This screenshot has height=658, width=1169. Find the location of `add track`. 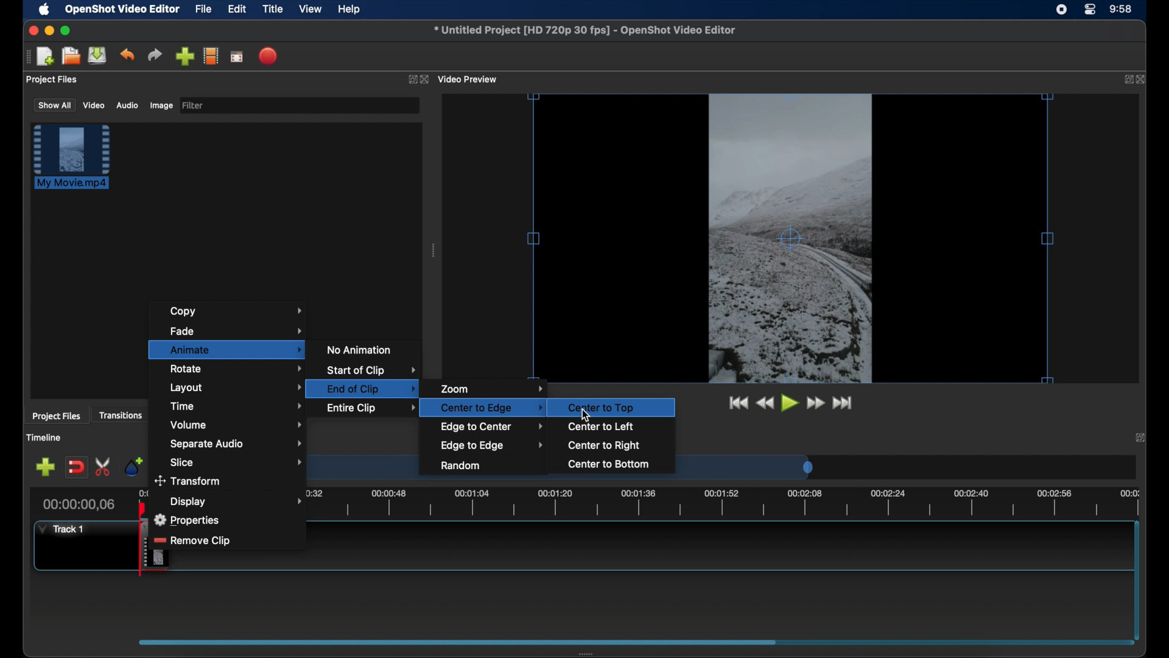

add track is located at coordinates (45, 467).